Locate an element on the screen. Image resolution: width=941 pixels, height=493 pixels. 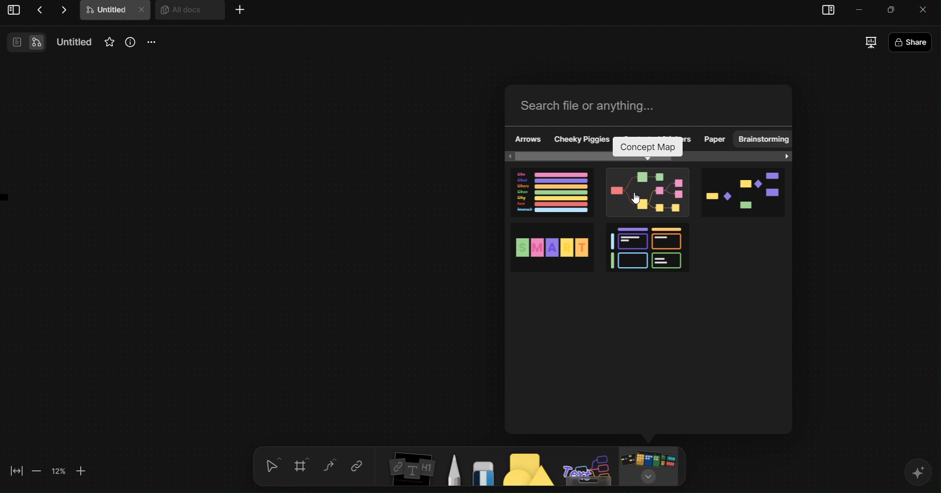
All docs is located at coordinates (188, 14).